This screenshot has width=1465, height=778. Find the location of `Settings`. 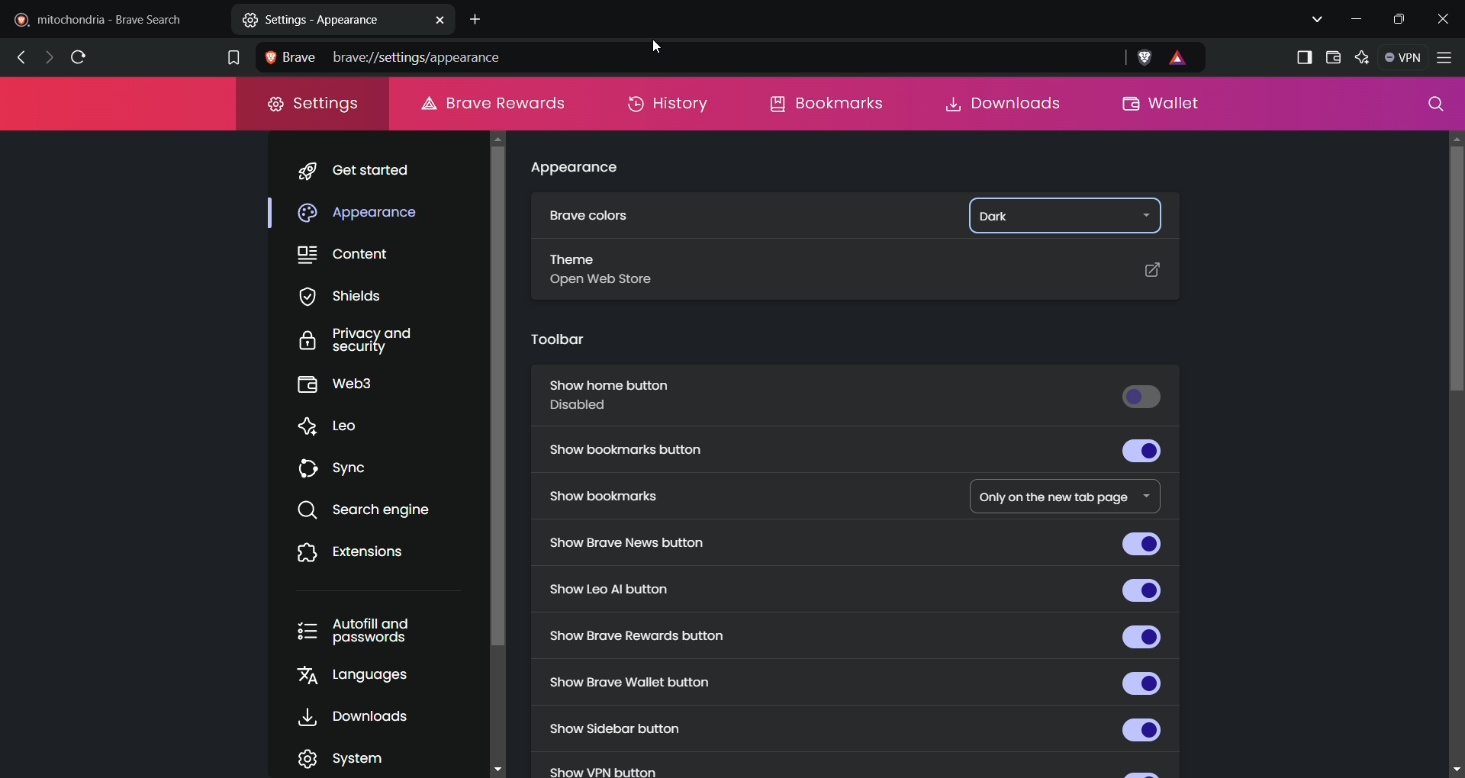

Settings is located at coordinates (291, 18).